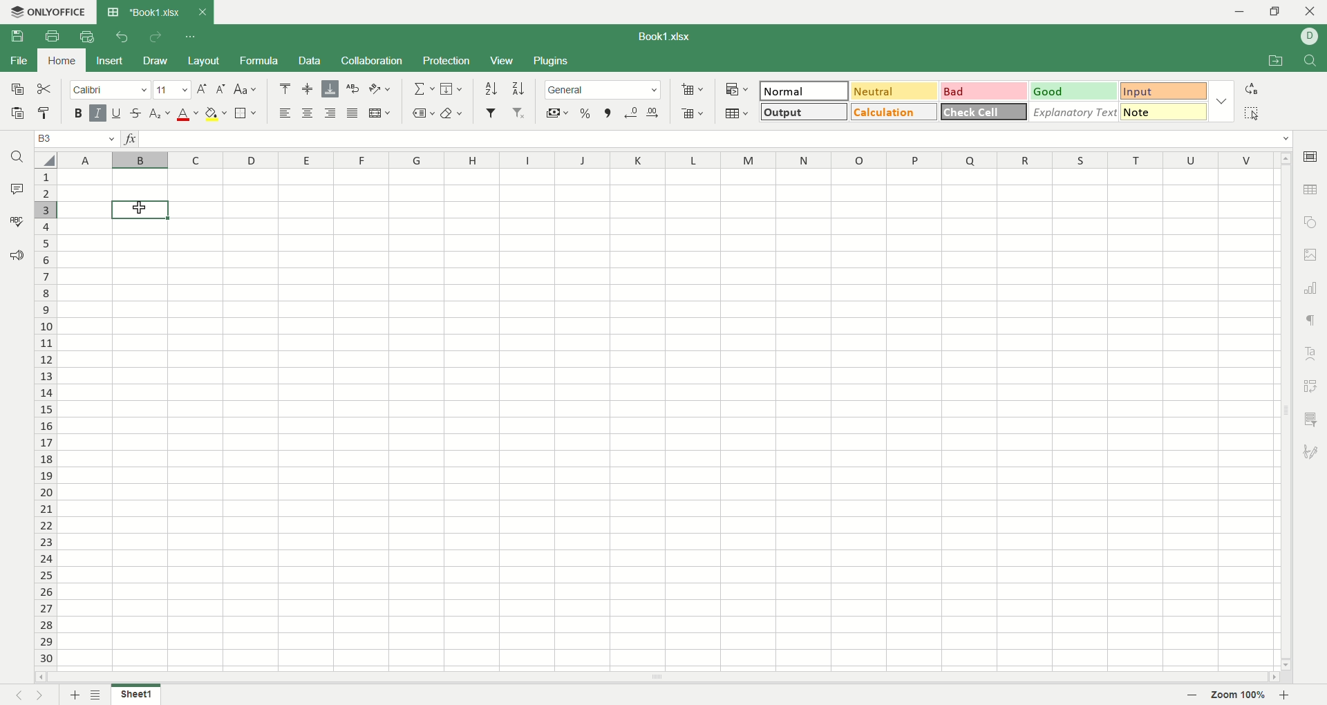 The height and width of the screenshot is (705, 1327). What do you see at coordinates (632, 113) in the screenshot?
I see `increase decimal` at bounding box center [632, 113].